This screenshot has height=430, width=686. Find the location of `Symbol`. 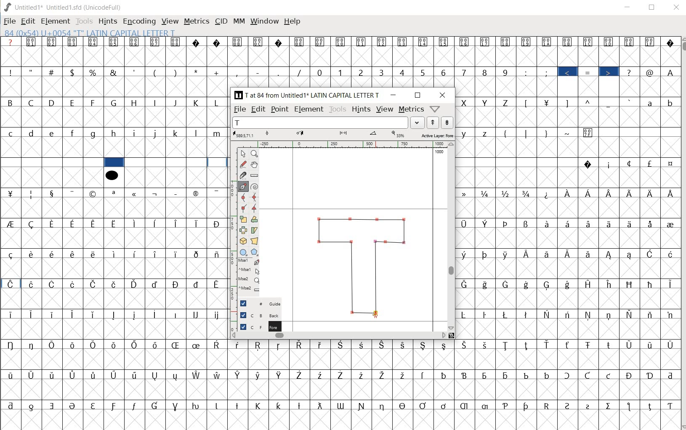

Symbol is located at coordinates (136, 315).